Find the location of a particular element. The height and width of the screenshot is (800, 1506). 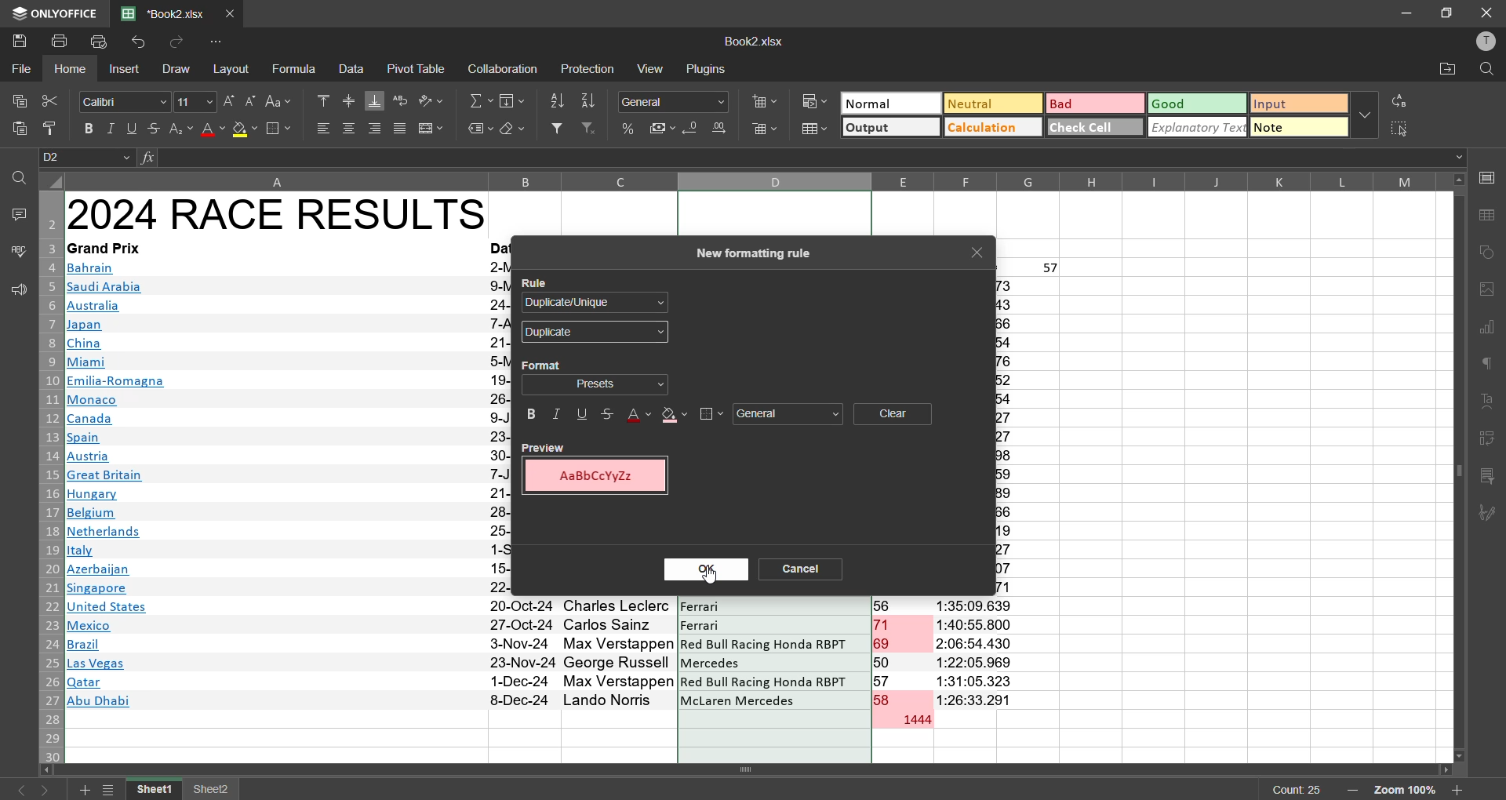

copy is located at coordinates (16, 97).